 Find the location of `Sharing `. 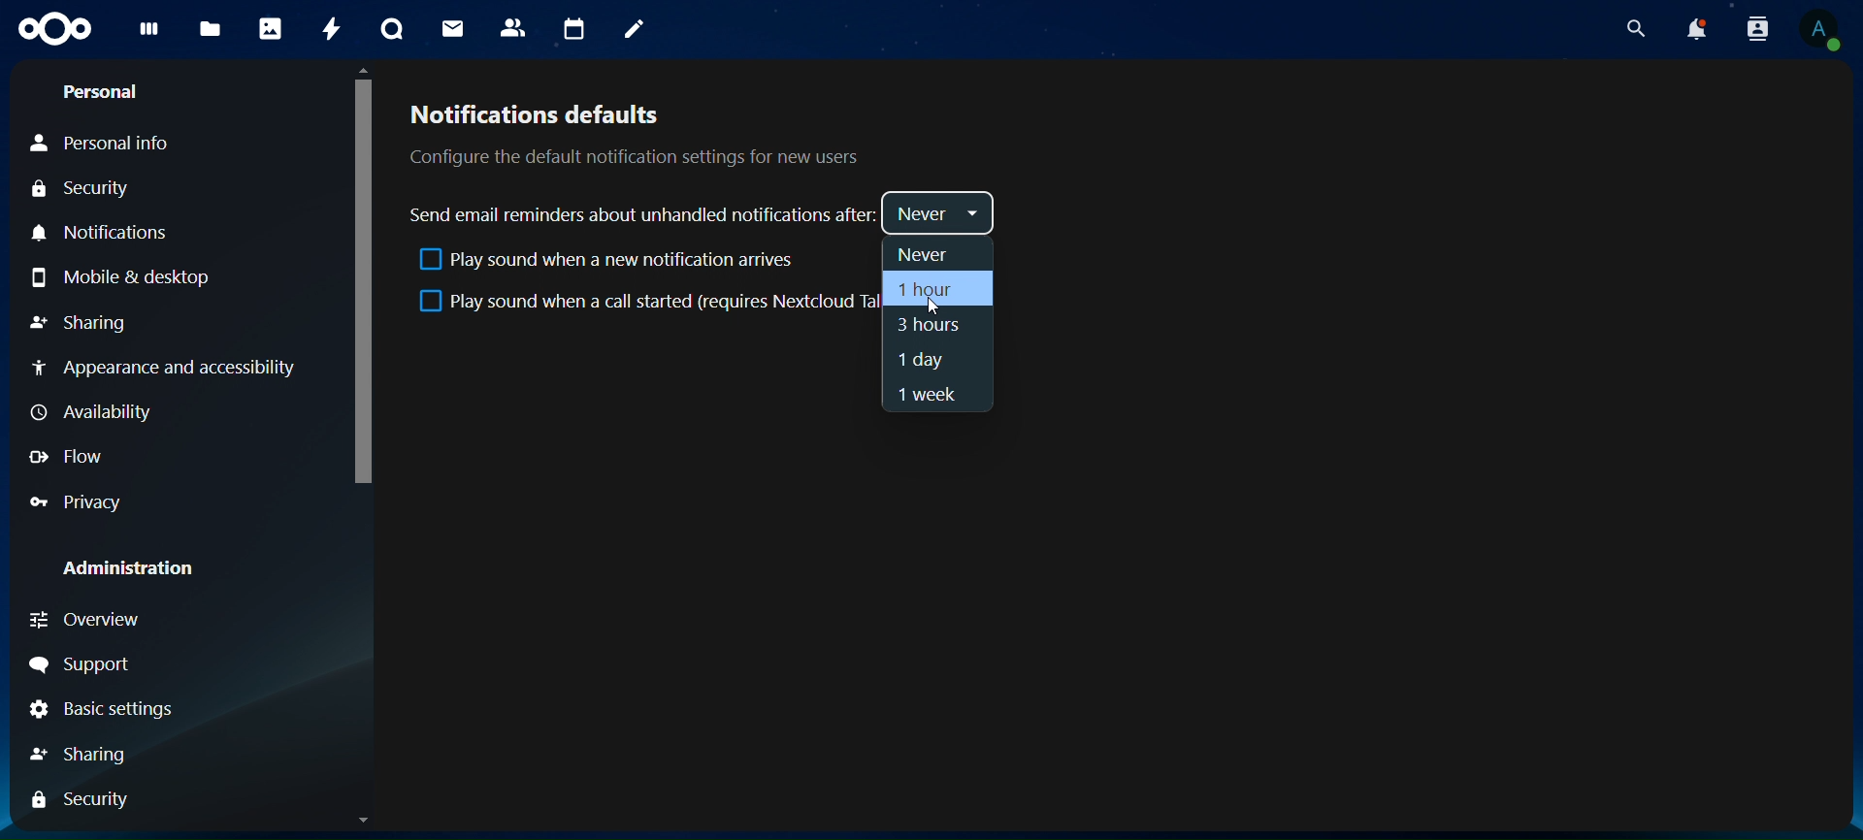

Sharing  is located at coordinates (80, 322).